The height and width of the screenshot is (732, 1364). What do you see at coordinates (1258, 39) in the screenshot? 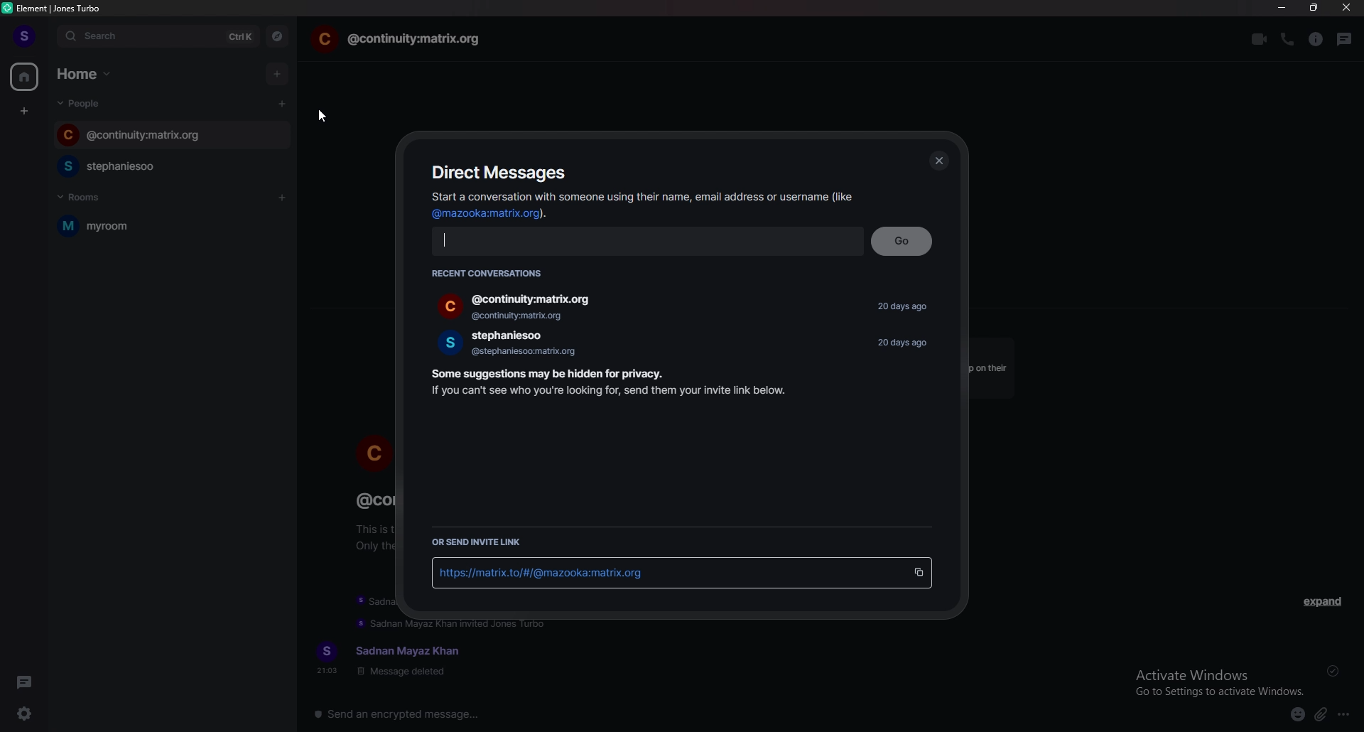
I see `video call` at bounding box center [1258, 39].